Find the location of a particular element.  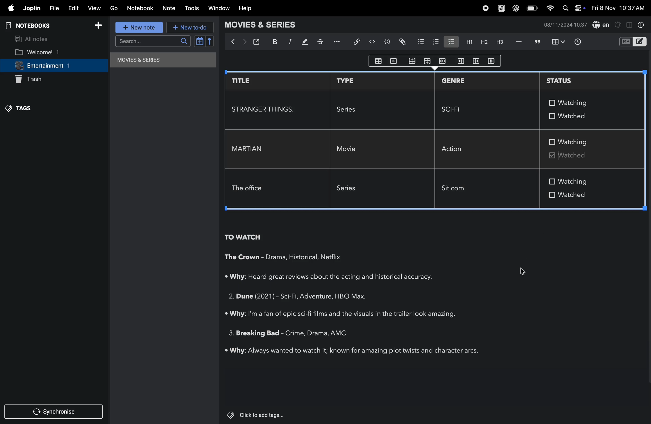

watched is located at coordinates (577, 116).